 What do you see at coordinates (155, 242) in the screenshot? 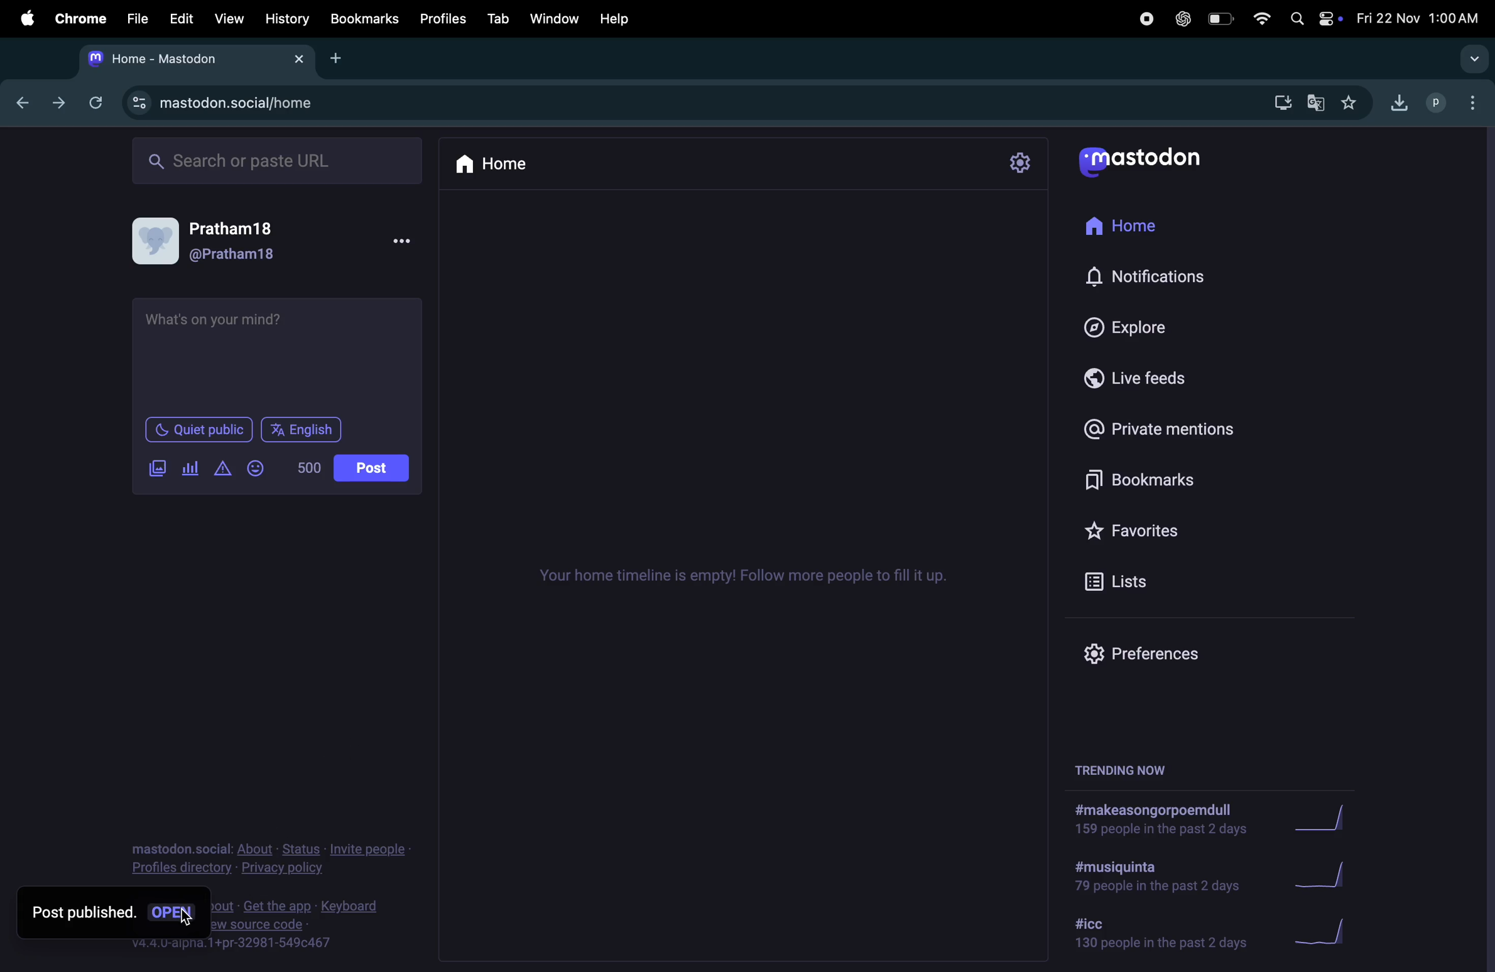
I see `Display picture` at bounding box center [155, 242].